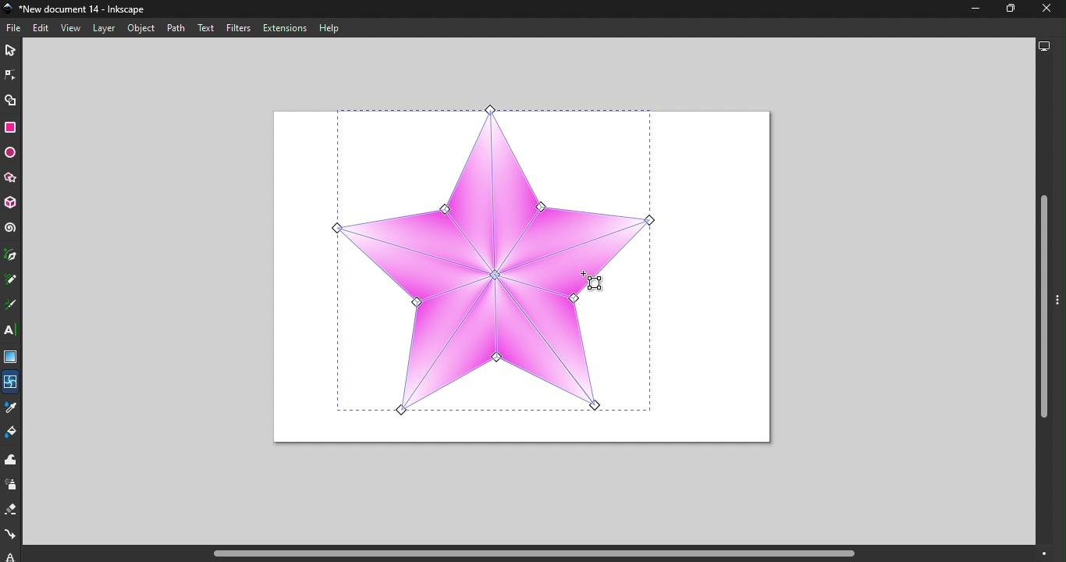 This screenshot has height=562, width=1066. Describe the element at coordinates (11, 282) in the screenshot. I see `Pencil tool` at that location.